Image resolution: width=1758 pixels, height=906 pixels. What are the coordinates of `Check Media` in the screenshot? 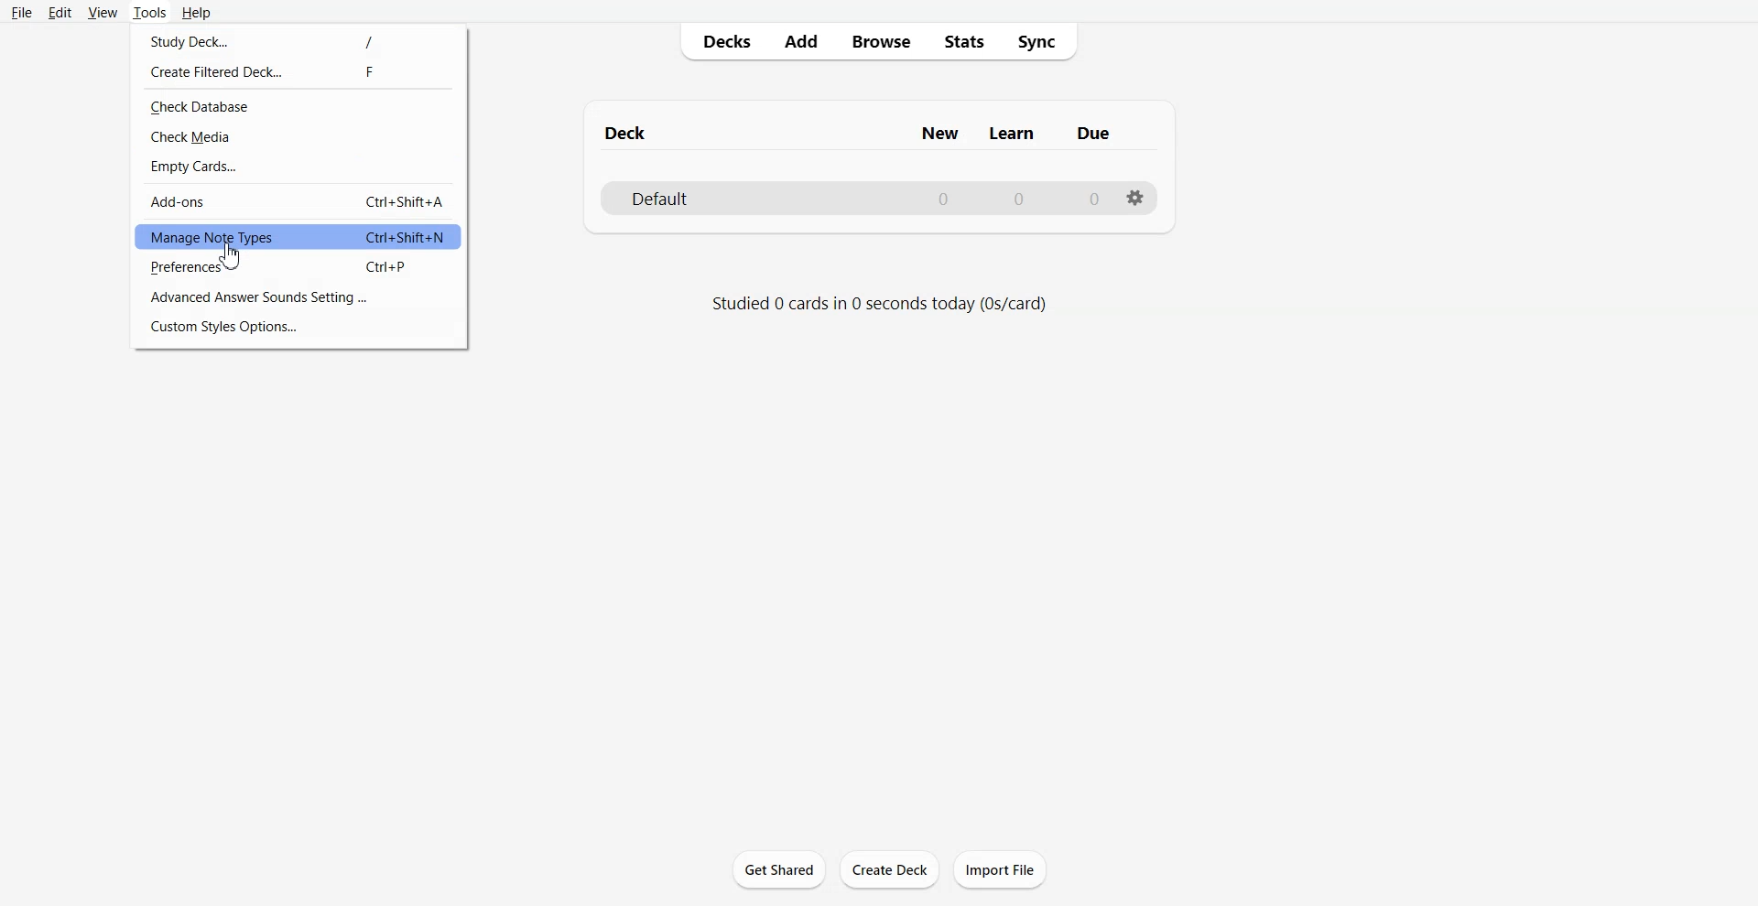 It's located at (298, 137).